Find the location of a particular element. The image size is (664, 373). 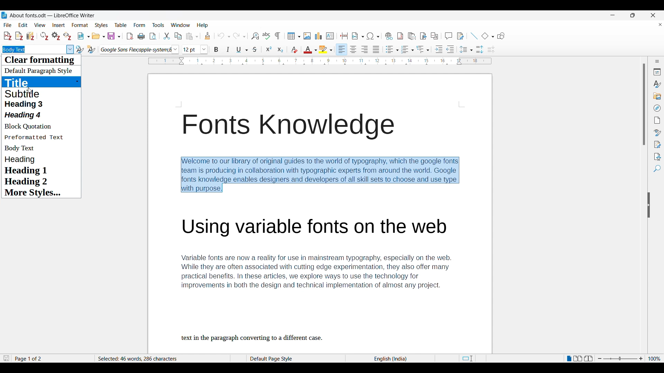

Table menu is located at coordinates (121, 25).